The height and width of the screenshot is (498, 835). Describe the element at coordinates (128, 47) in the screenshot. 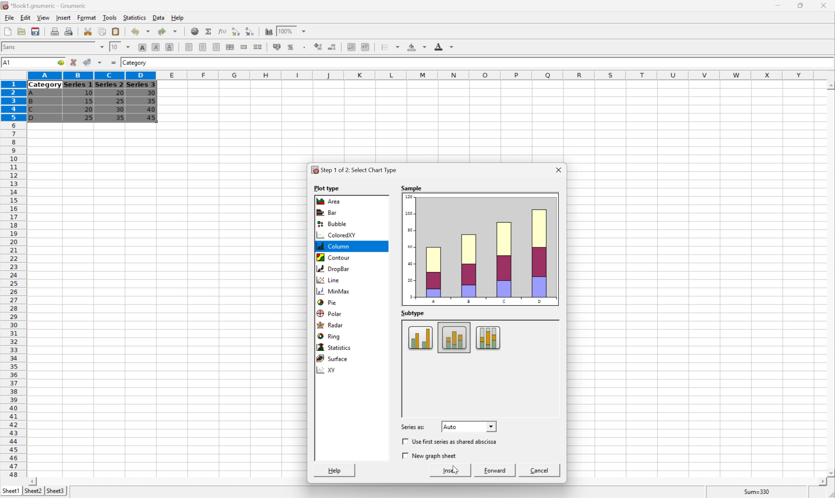

I see `Drop Down` at that location.